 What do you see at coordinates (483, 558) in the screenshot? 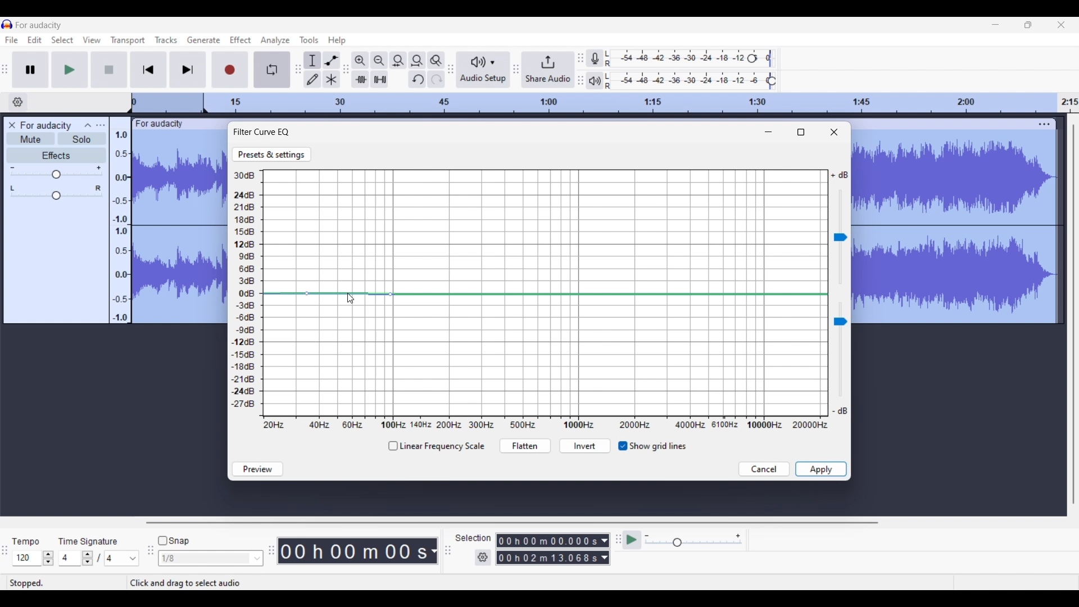
I see `Selection settings` at bounding box center [483, 558].